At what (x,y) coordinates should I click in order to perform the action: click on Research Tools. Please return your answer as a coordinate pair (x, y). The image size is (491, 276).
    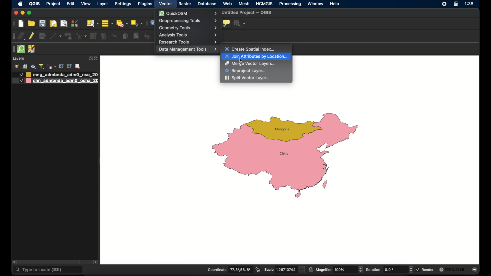
    Looking at the image, I should click on (188, 43).